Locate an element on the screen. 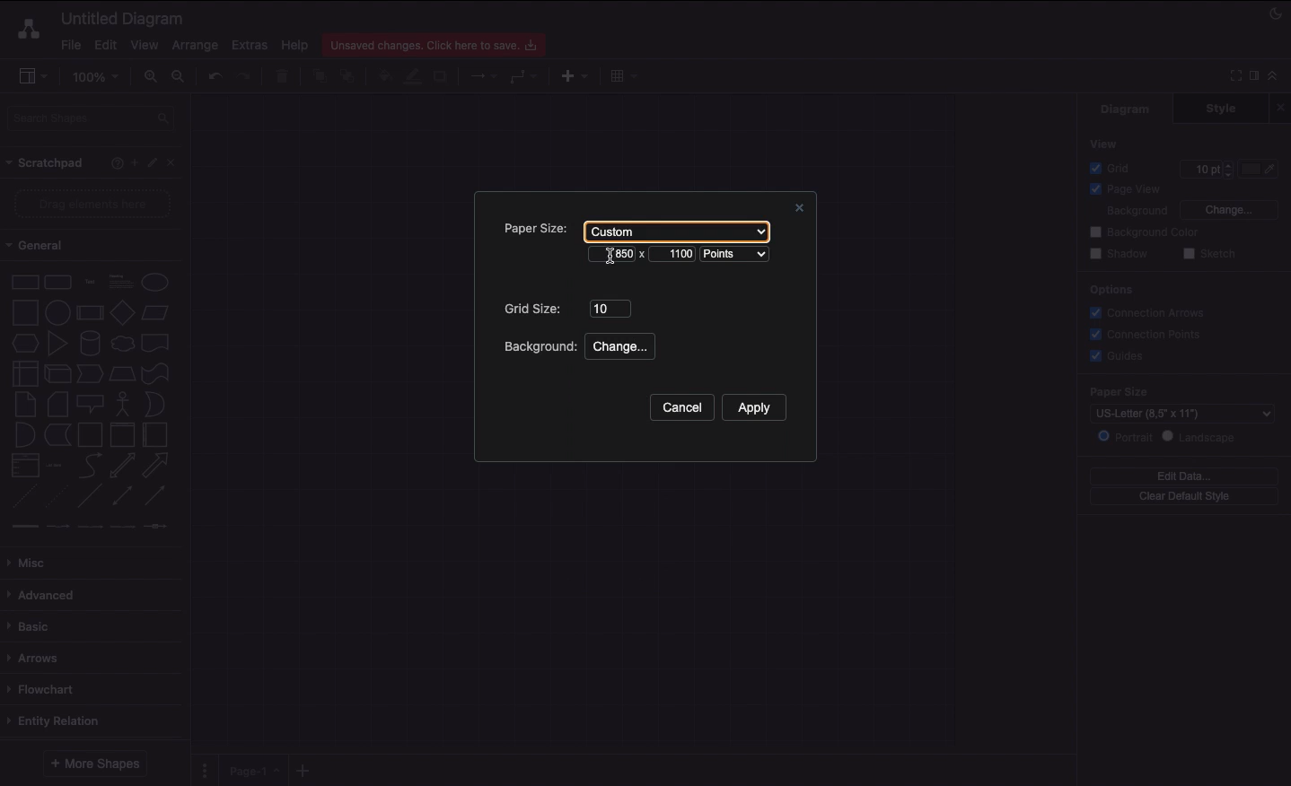 Image resolution: width=1291 pixels, height=786 pixels. 1100 is located at coordinates (680, 256).